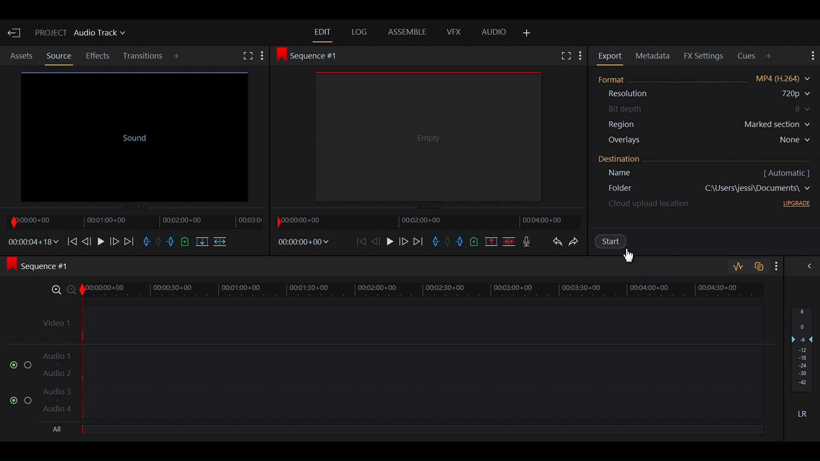 Image resolution: width=820 pixels, height=461 pixels. What do you see at coordinates (88, 240) in the screenshot?
I see `Nudge one frame backward` at bounding box center [88, 240].